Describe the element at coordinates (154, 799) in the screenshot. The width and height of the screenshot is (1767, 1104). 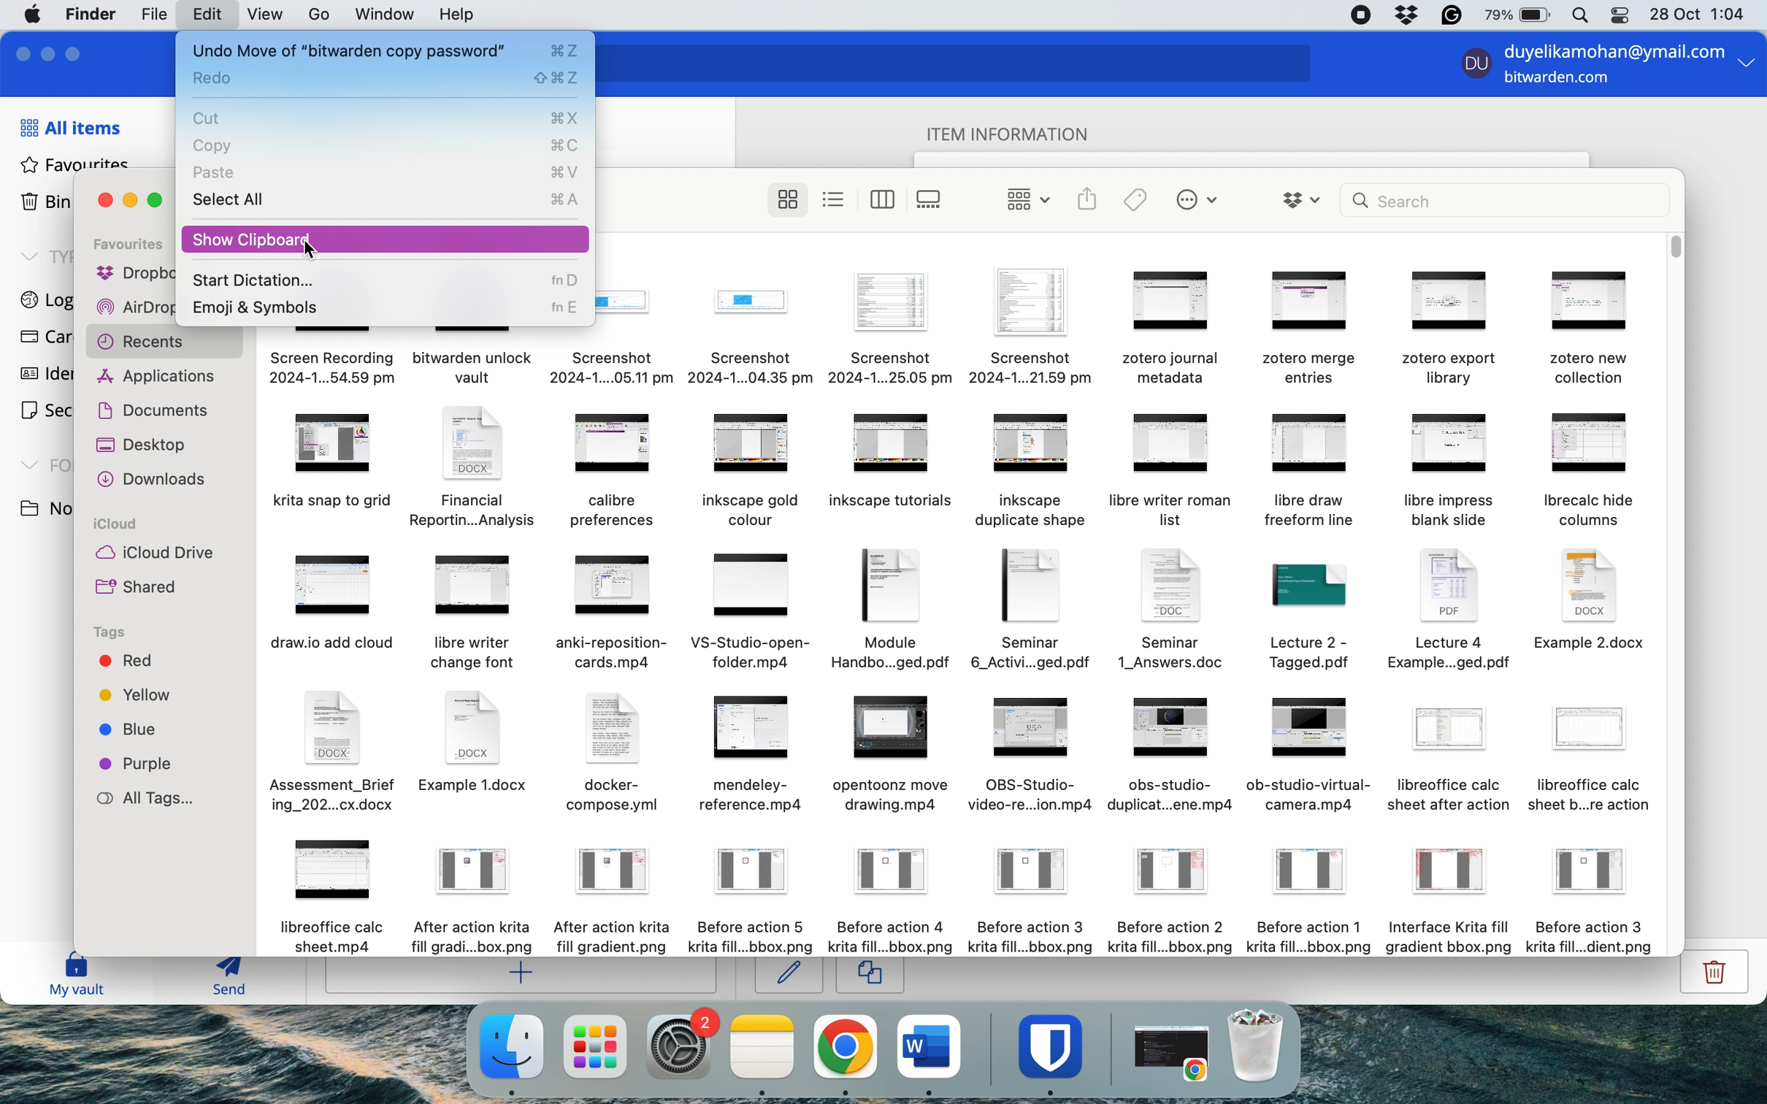
I see `all tags` at that location.